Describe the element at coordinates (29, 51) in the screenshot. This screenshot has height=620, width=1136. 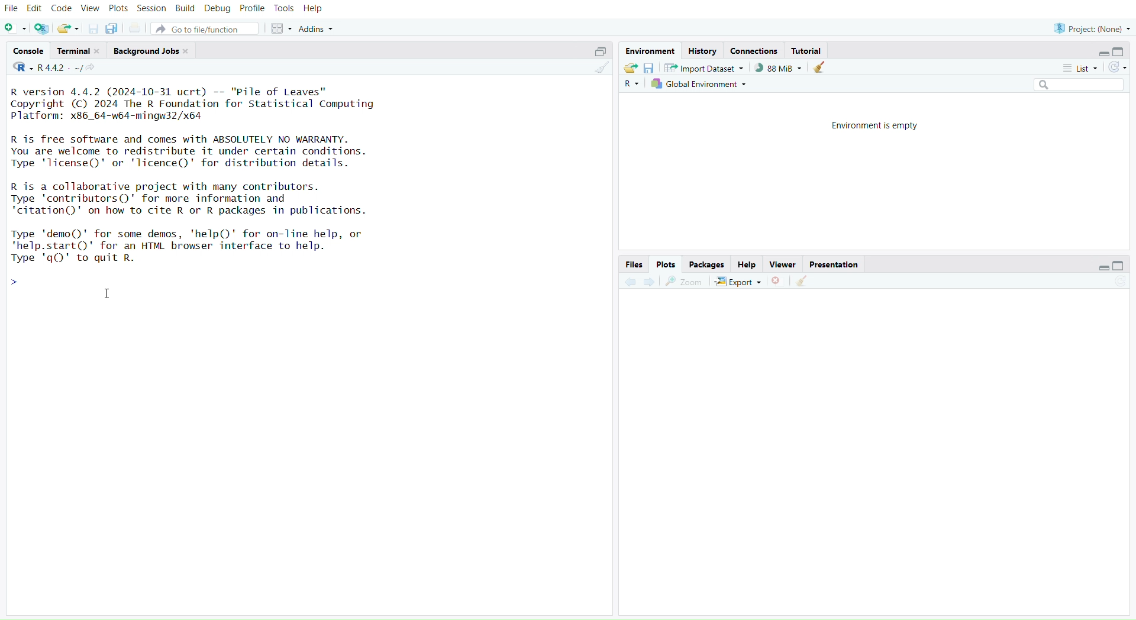
I see `console` at that location.